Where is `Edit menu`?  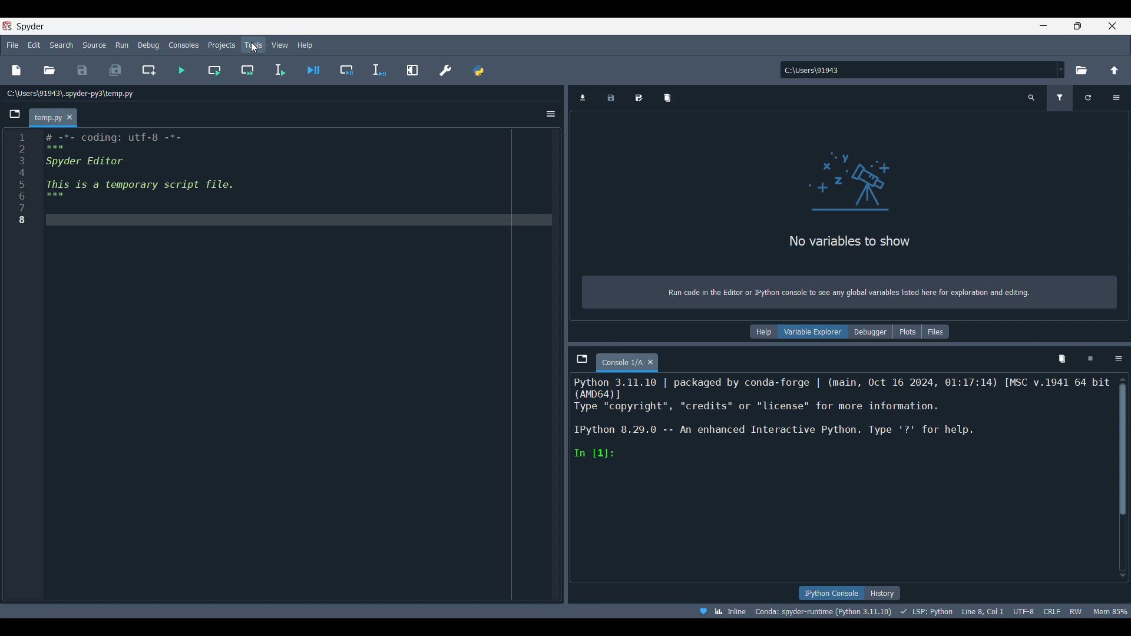 Edit menu is located at coordinates (34, 45).